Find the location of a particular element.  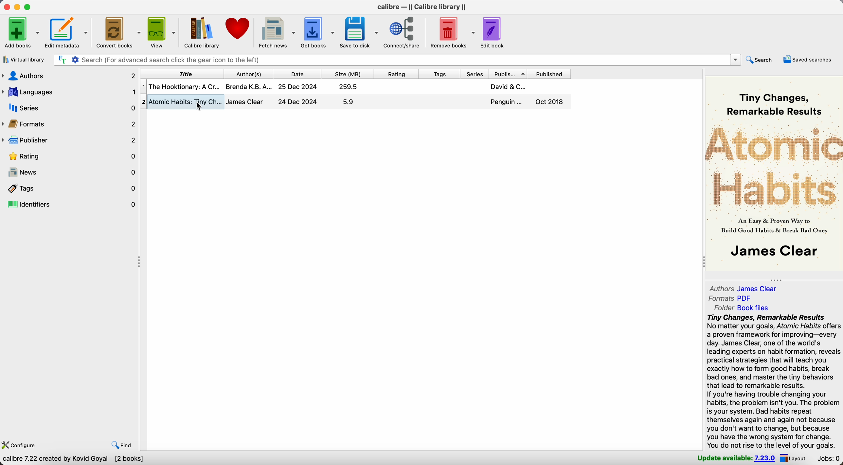

identifiers is located at coordinates (70, 205).